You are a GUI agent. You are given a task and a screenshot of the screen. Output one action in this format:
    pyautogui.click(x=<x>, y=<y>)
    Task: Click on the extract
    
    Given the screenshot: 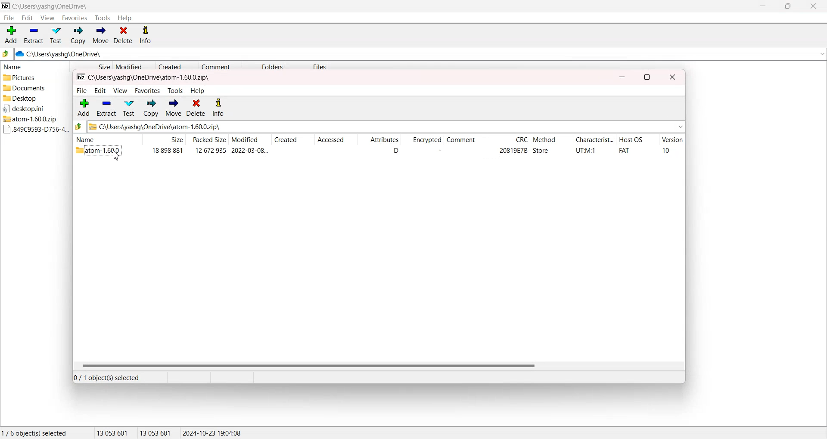 What is the action you would take?
    pyautogui.click(x=106, y=108)
    